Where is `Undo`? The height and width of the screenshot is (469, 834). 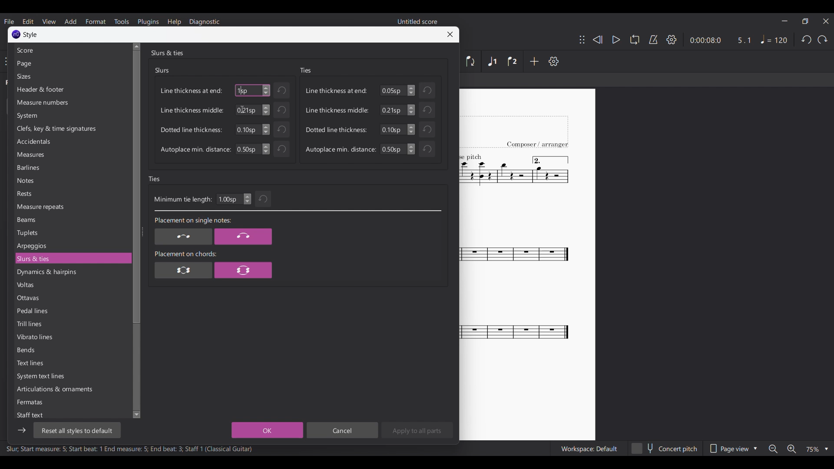 Undo is located at coordinates (282, 90).